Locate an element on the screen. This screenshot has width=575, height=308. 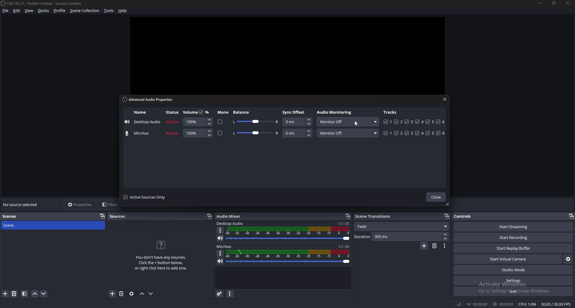
monitor off is located at coordinates (348, 133).